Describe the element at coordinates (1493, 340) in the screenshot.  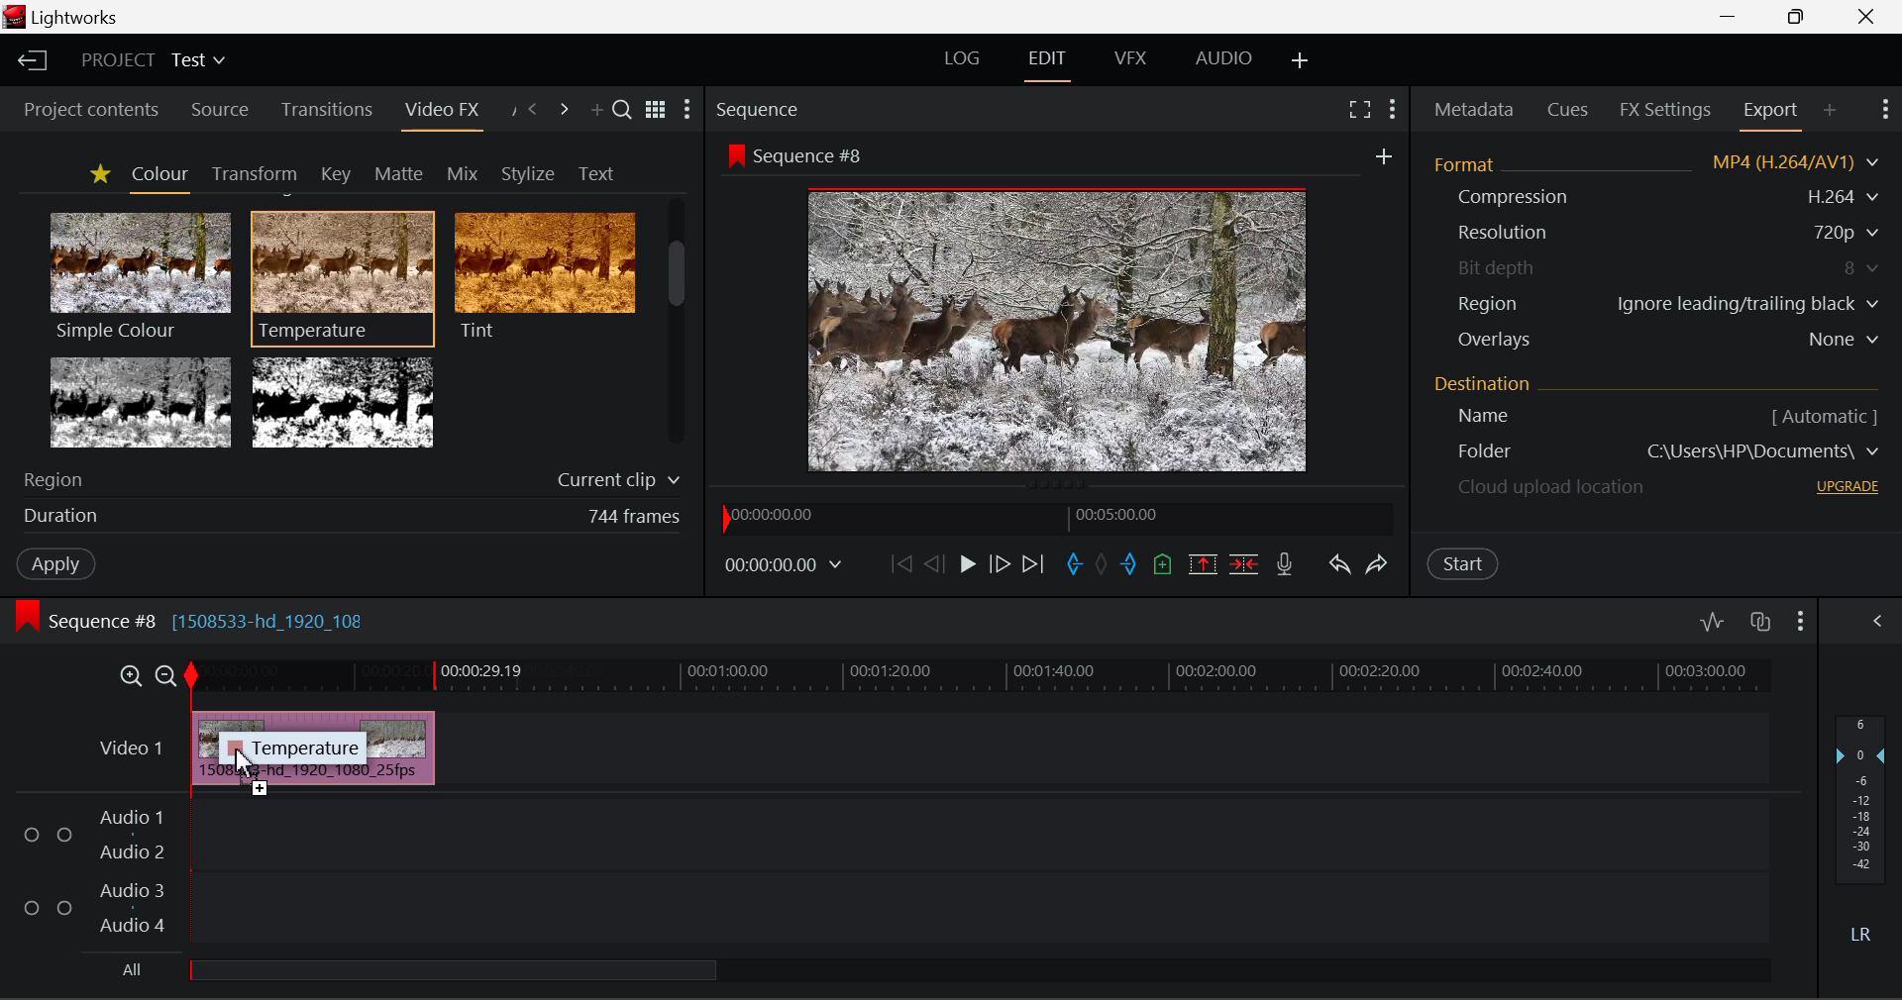
I see `Overlays` at that location.